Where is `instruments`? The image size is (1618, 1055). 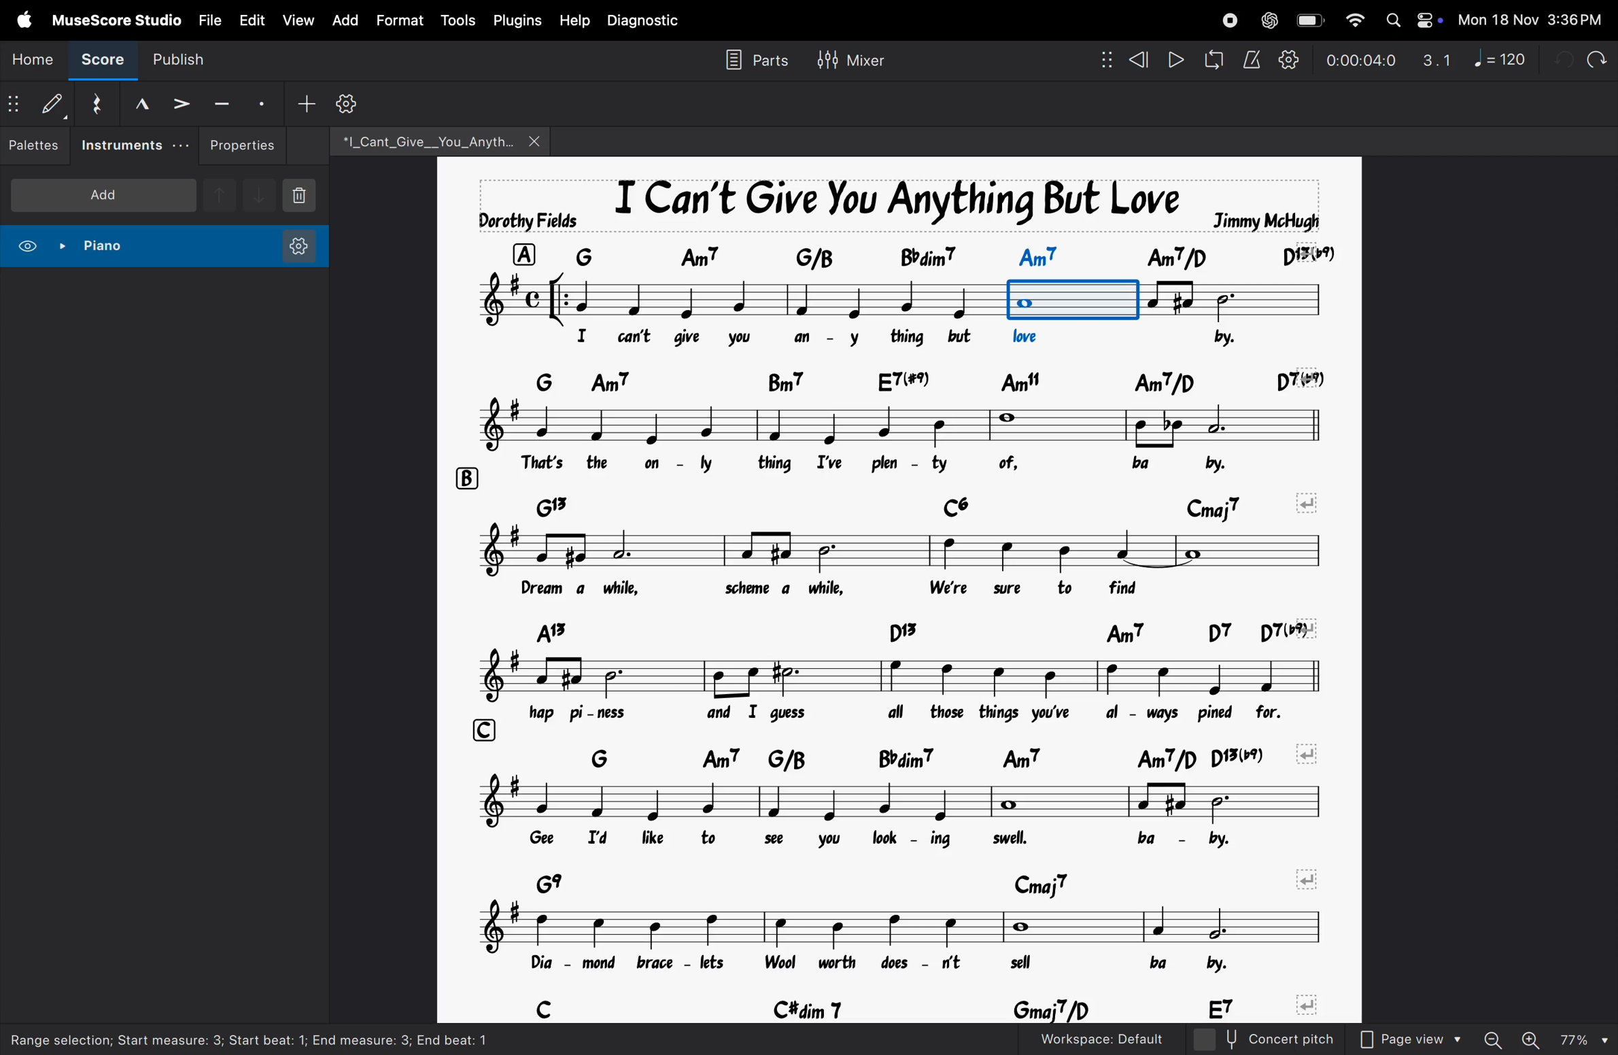
instruments is located at coordinates (134, 144).